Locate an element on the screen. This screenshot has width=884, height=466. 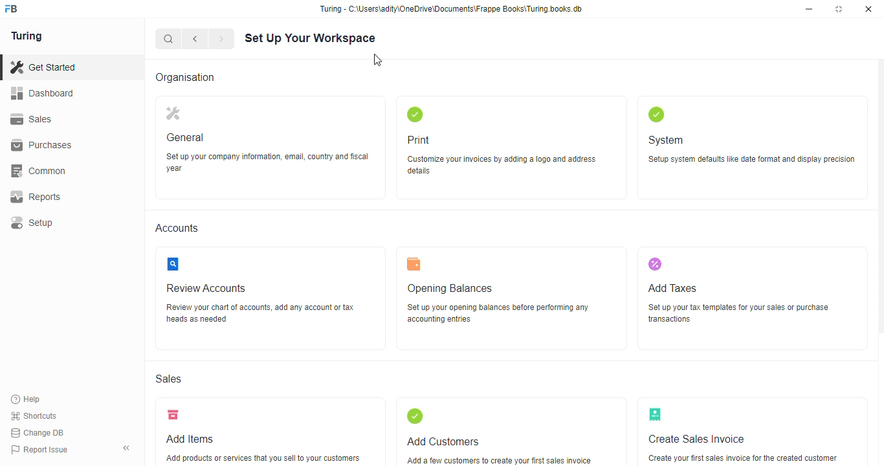
Turing is located at coordinates (30, 36).